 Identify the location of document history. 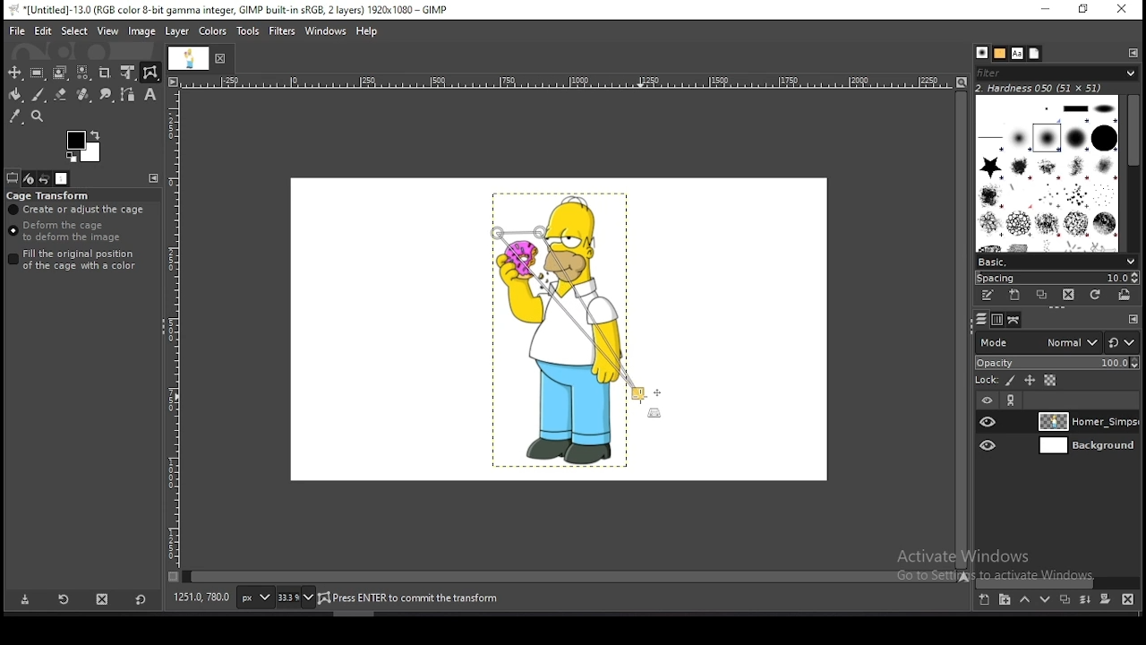
(1034, 54).